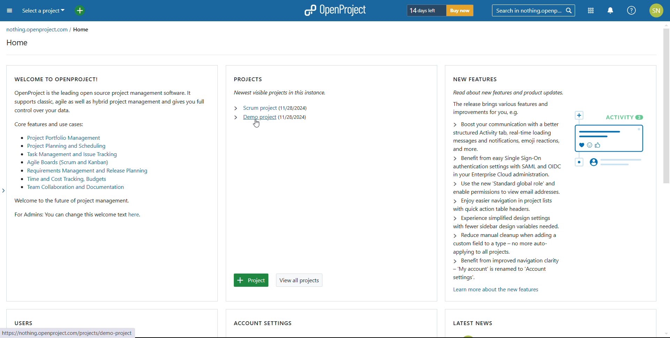 The height and width of the screenshot is (338, 670). I want to click on scrum project, so click(260, 108).